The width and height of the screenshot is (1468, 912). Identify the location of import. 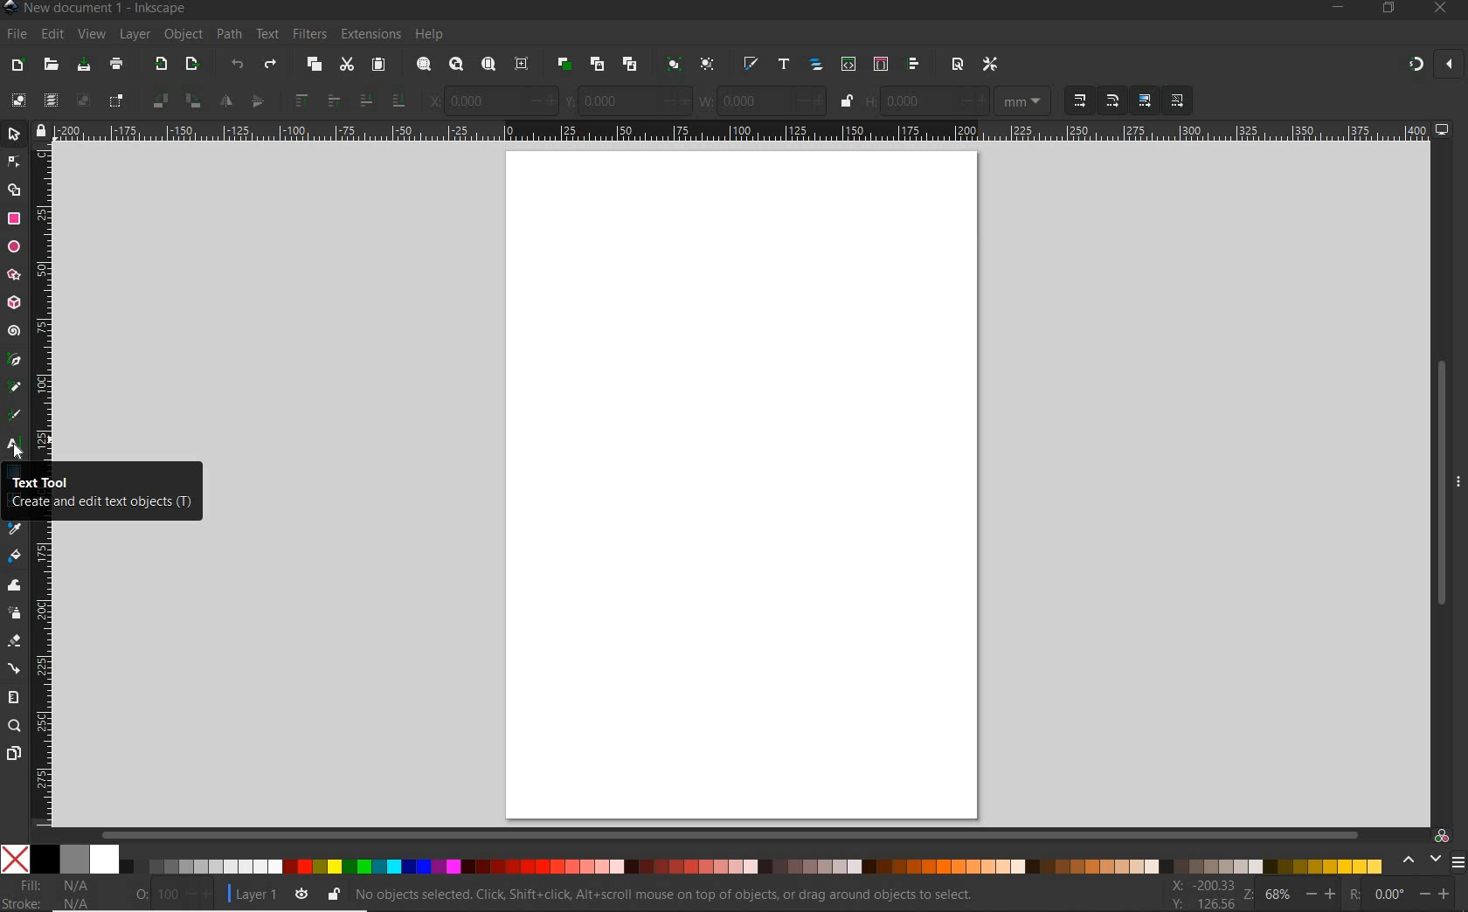
(160, 66).